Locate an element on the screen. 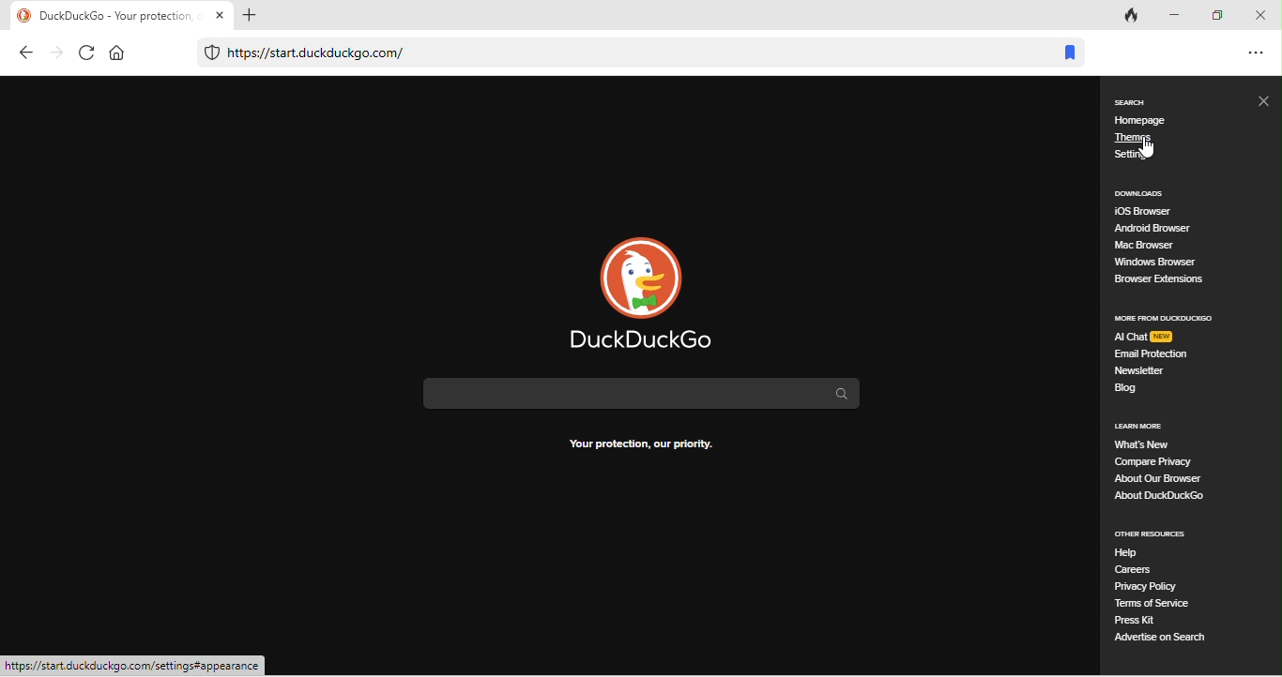  what's new is located at coordinates (1139, 444).